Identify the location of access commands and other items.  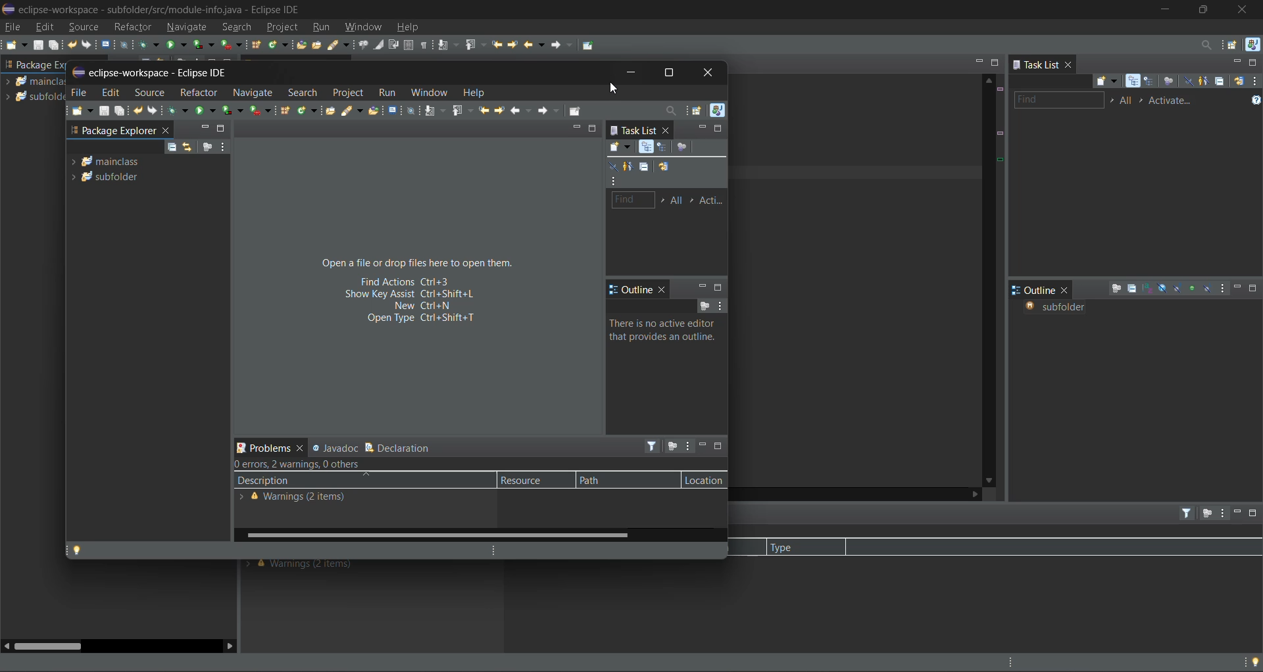
(1208, 45).